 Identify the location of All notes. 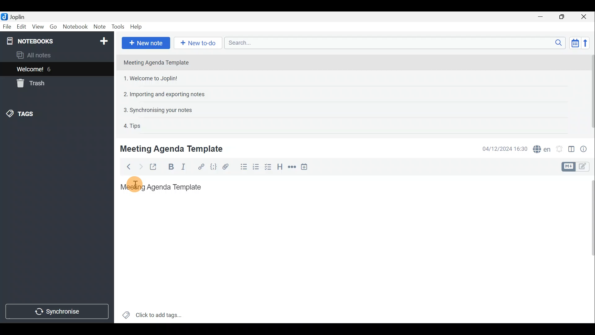
(44, 55).